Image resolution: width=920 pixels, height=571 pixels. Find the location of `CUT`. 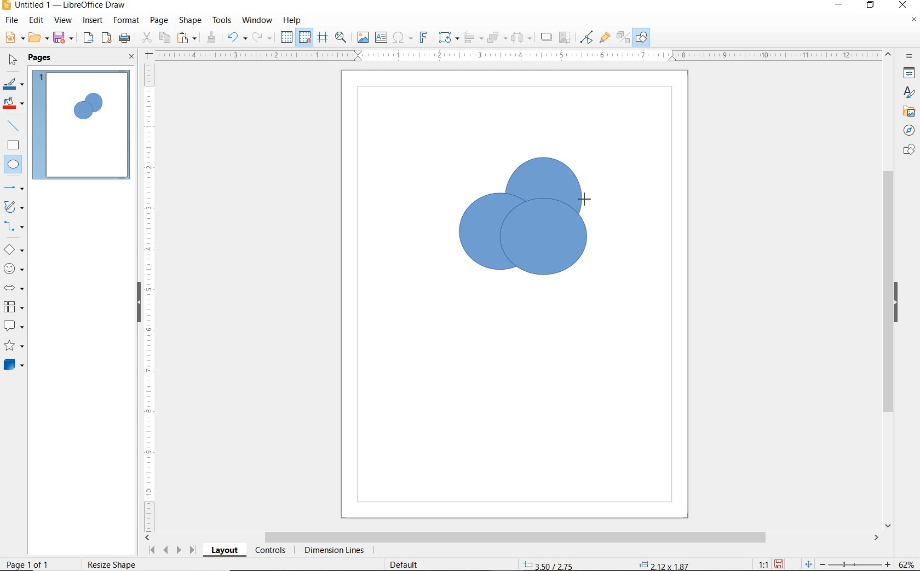

CUT is located at coordinates (147, 38).